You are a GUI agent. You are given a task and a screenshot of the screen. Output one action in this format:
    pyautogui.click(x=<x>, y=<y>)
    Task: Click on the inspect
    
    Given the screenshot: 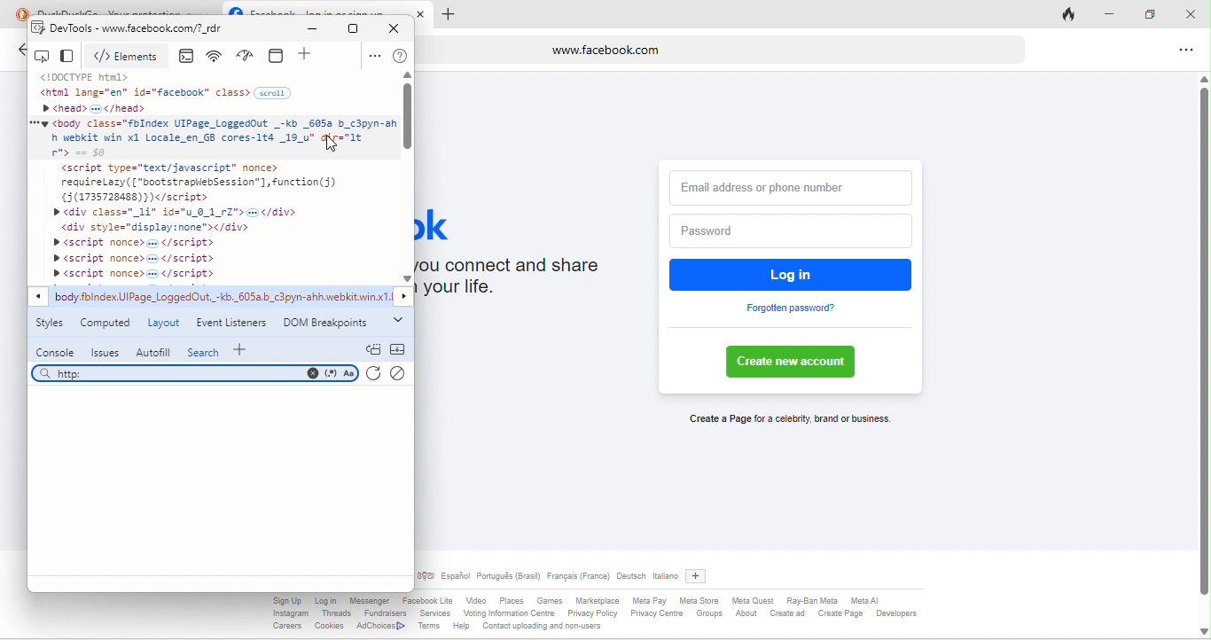 What is the action you would take?
    pyautogui.click(x=44, y=56)
    